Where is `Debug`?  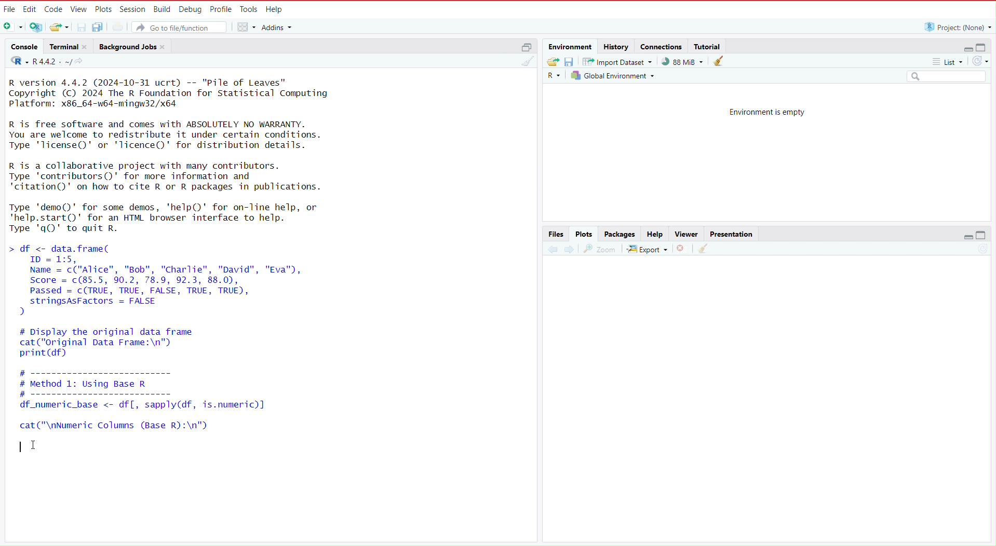 Debug is located at coordinates (191, 8).